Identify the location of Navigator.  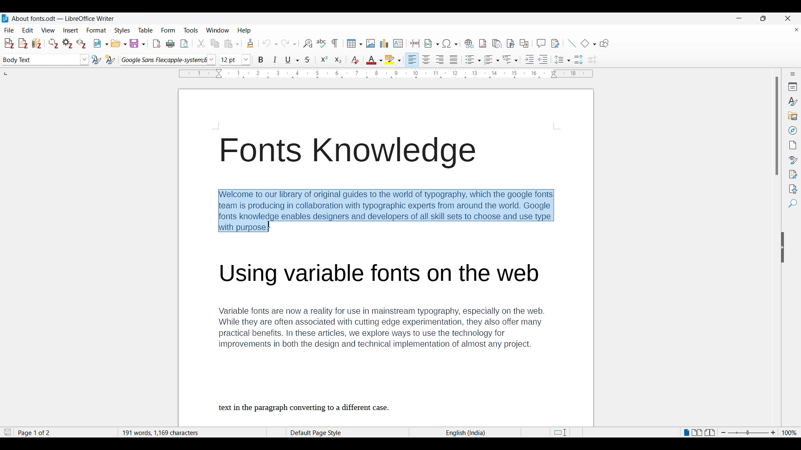
(793, 130).